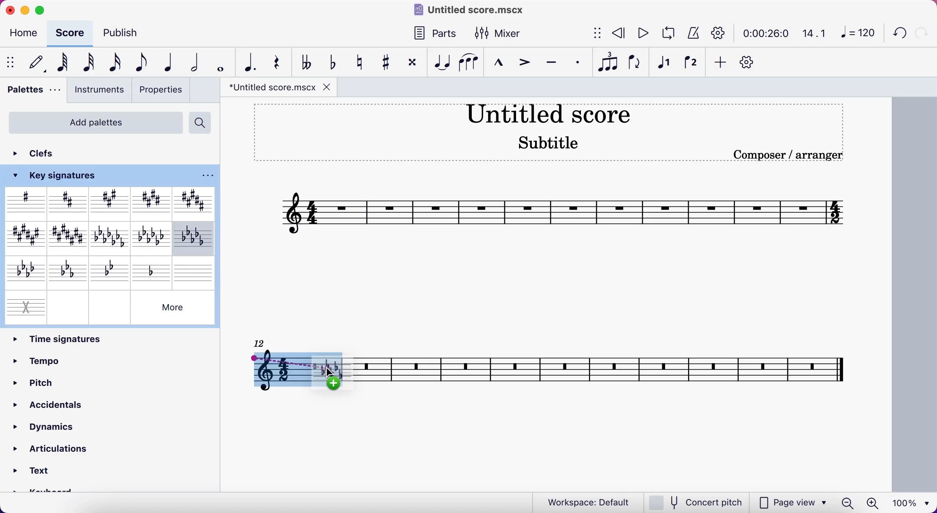  Describe the element at coordinates (10, 10) in the screenshot. I see `close` at that location.